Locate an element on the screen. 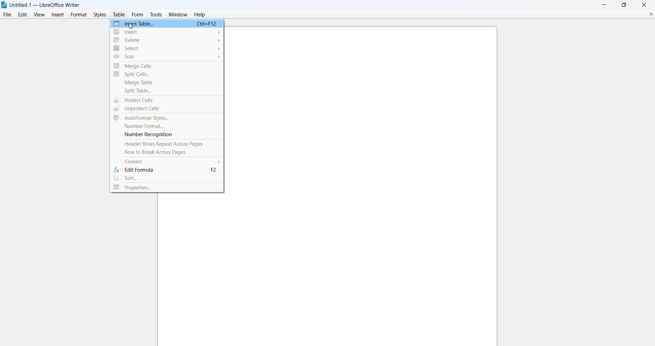 This screenshot has height=346, width=655. row to break across pages is located at coordinates (168, 153).